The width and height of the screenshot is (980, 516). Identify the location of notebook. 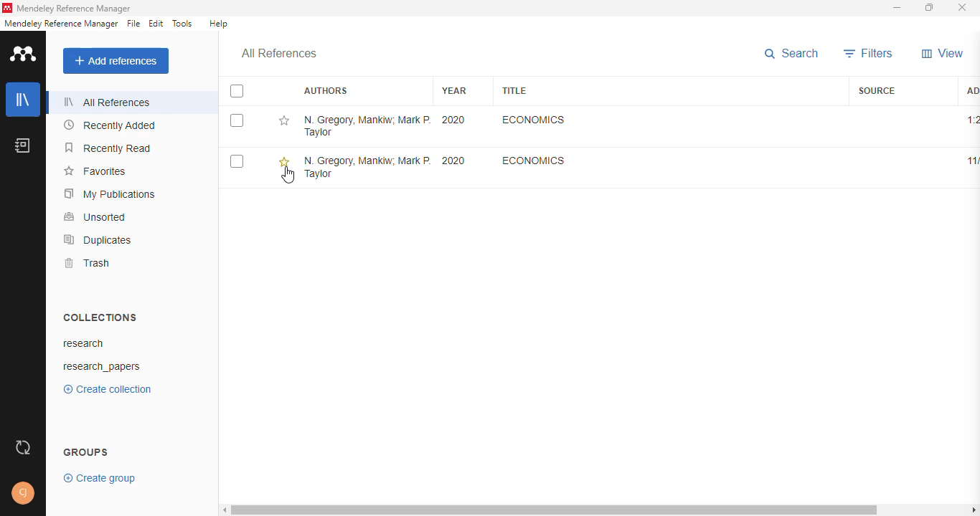
(22, 145).